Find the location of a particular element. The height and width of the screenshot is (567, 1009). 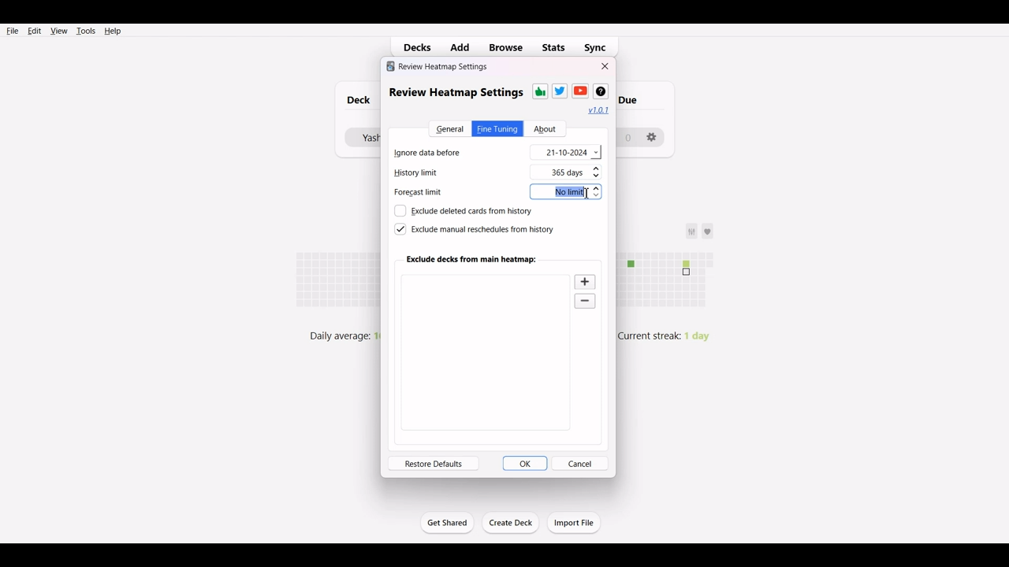

365 days is located at coordinates (578, 172).